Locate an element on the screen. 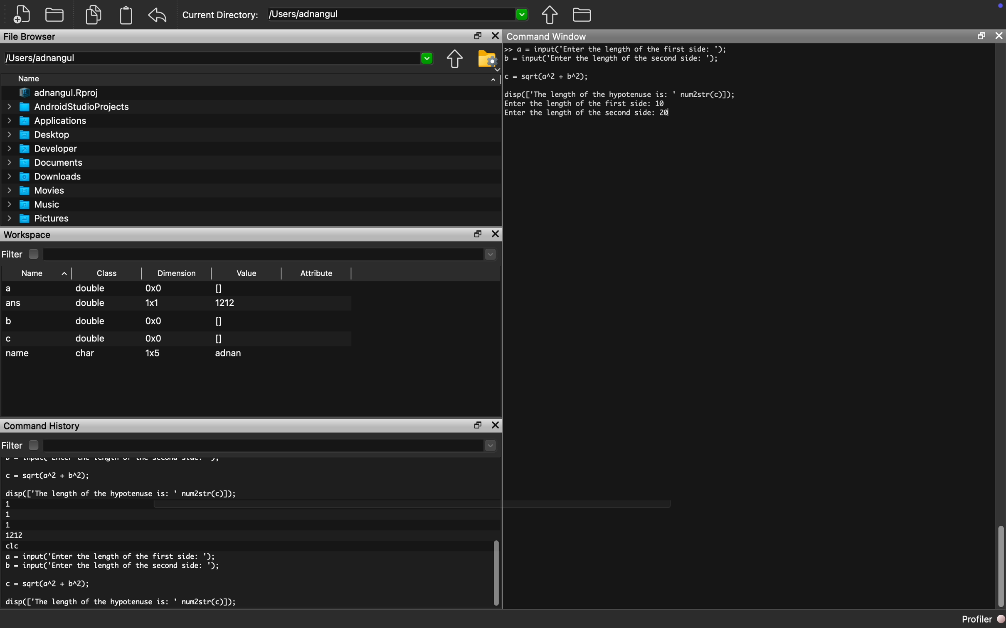 Image resolution: width=1006 pixels, height=628 pixels. 1x5 is located at coordinates (153, 352).